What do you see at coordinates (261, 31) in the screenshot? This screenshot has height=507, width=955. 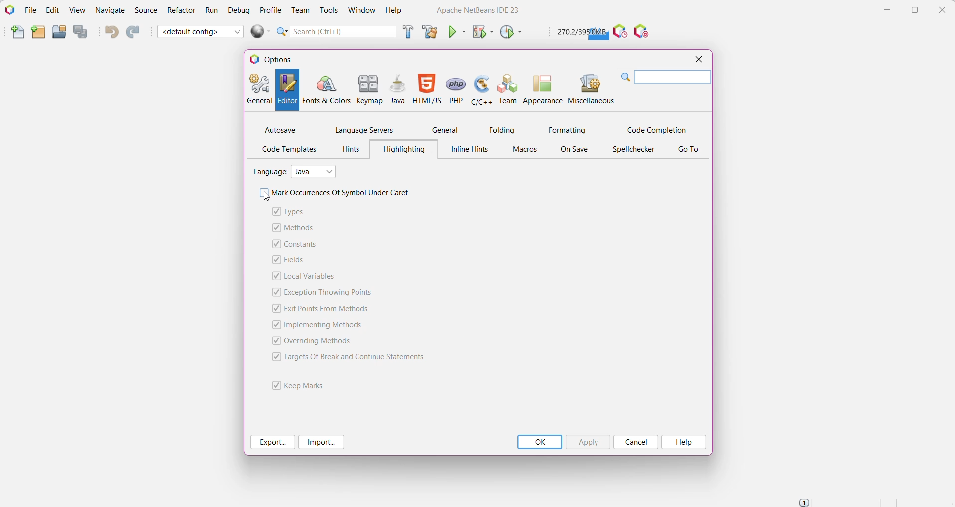 I see `Run All` at bounding box center [261, 31].